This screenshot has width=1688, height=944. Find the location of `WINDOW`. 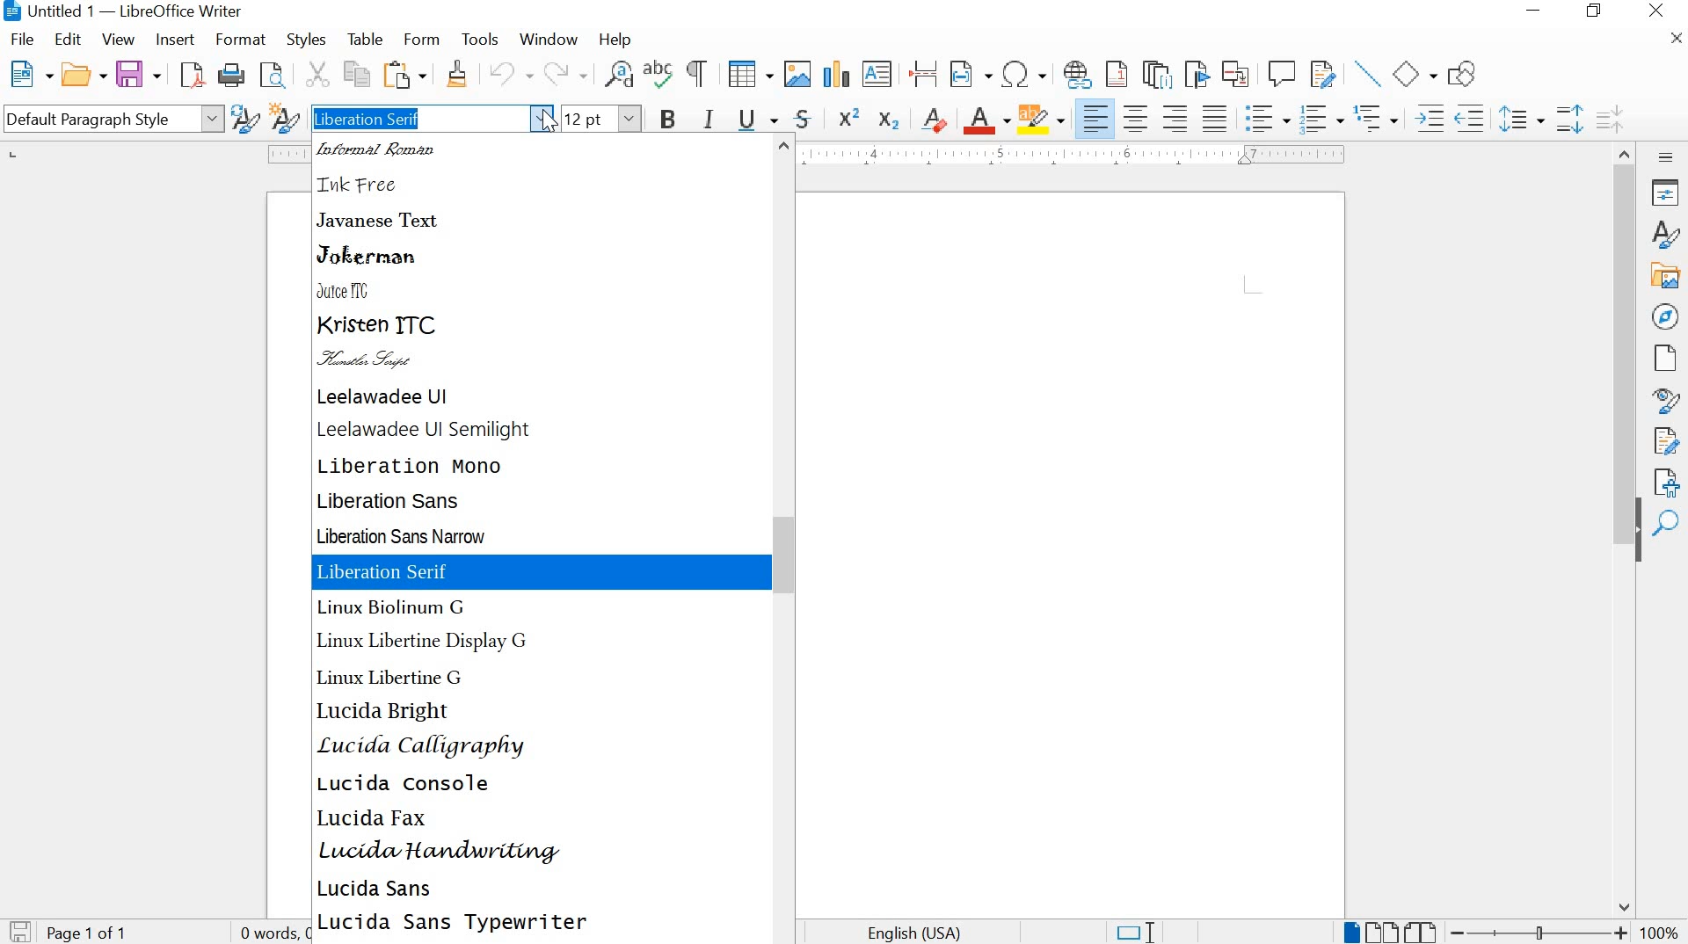

WINDOW is located at coordinates (547, 40).